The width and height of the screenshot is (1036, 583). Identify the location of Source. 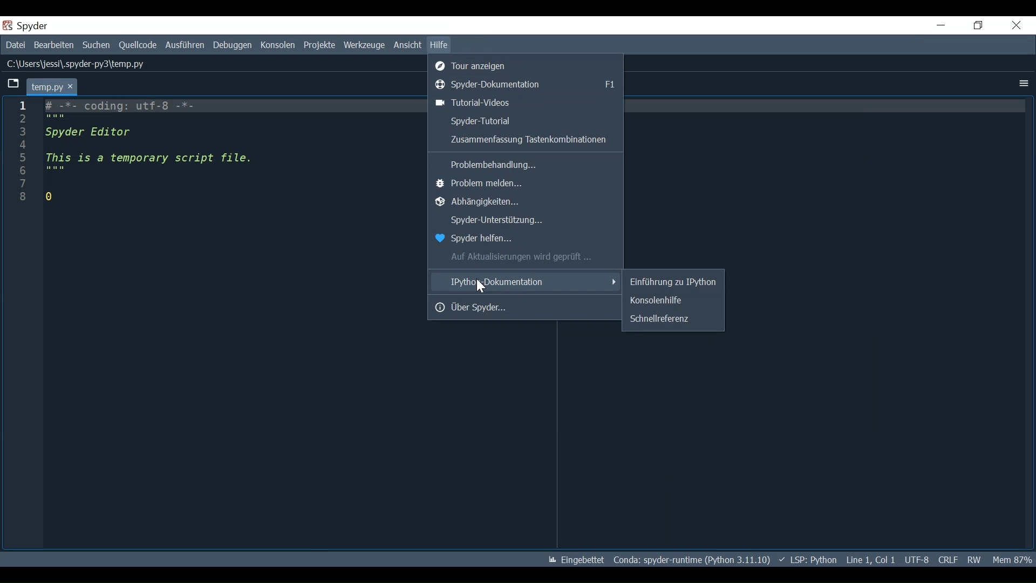
(138, 45).